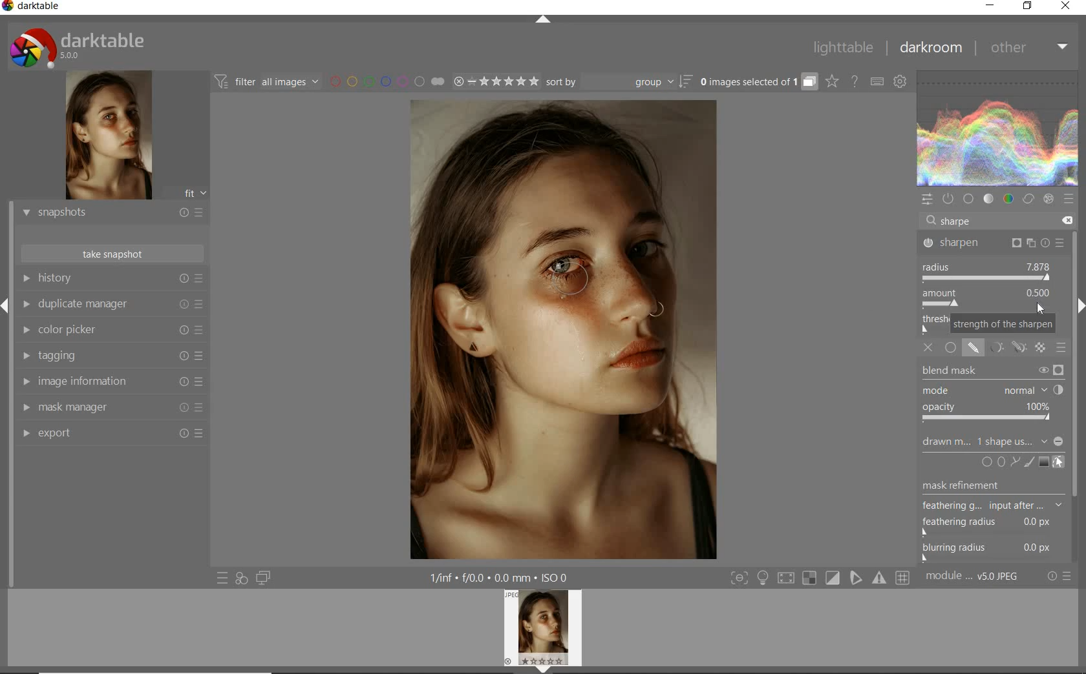 This screenshot has width=1086, height=674. Describe the element at coordinates (112, 306) in the screenshot. I see `duplicate manager` at that location.